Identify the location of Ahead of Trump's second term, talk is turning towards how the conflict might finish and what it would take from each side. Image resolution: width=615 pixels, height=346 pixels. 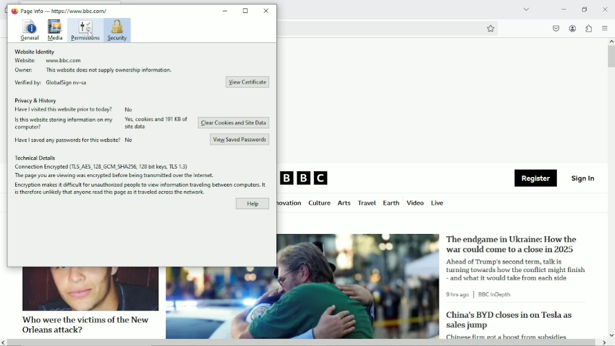
(518, 269).